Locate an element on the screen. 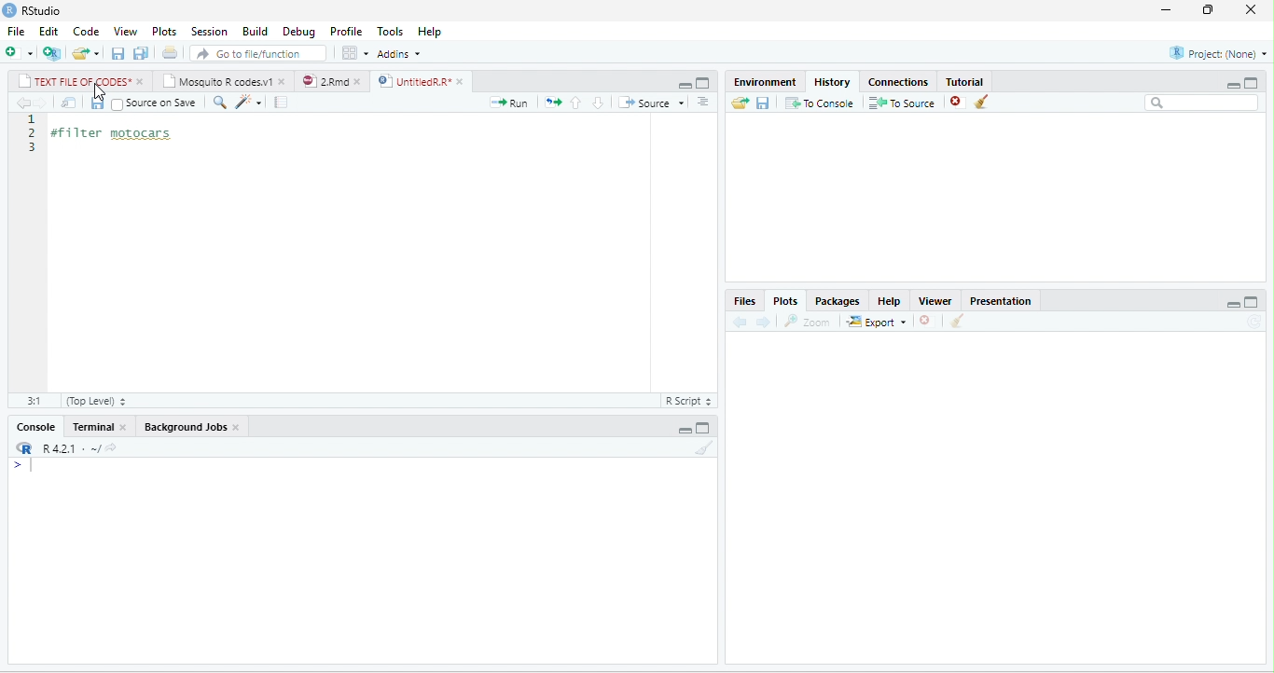 This screenshot has width=1274, height=673. Source on Save is located at coordinates (155, 104).